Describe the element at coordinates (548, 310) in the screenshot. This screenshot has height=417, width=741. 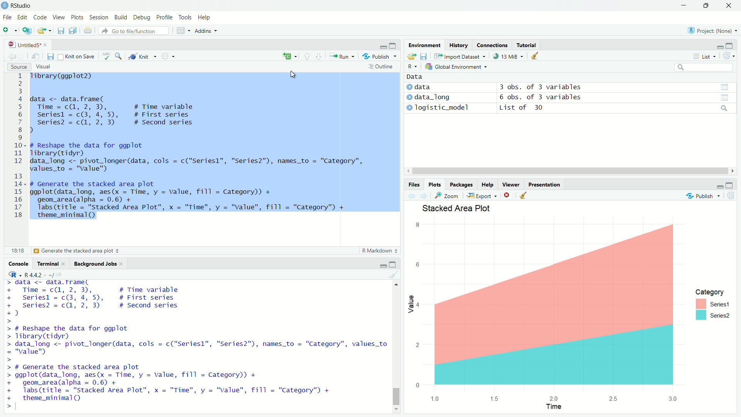
I see `chart` at that location.